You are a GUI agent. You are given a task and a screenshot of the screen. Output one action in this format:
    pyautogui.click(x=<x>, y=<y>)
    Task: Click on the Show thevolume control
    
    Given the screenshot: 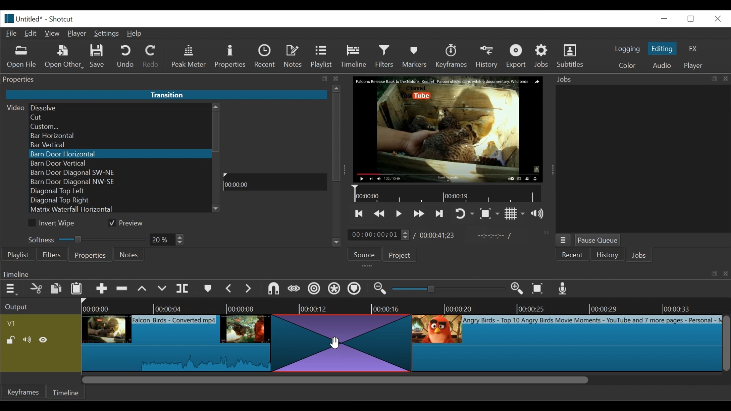 What is the action you would take?
    pyautogui.click(x=539, y=213)
    